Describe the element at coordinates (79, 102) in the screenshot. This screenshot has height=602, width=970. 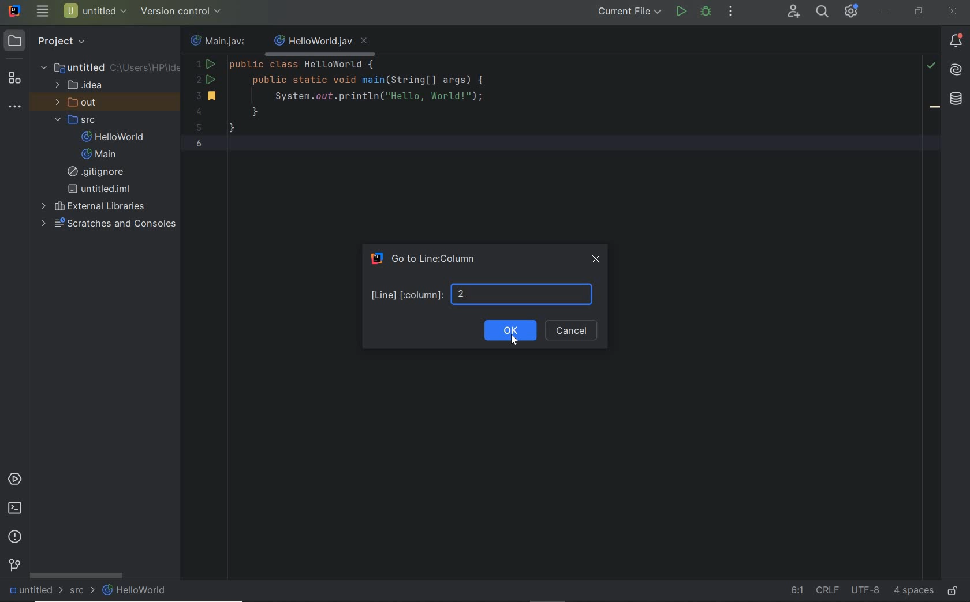
I see `out` at that location.